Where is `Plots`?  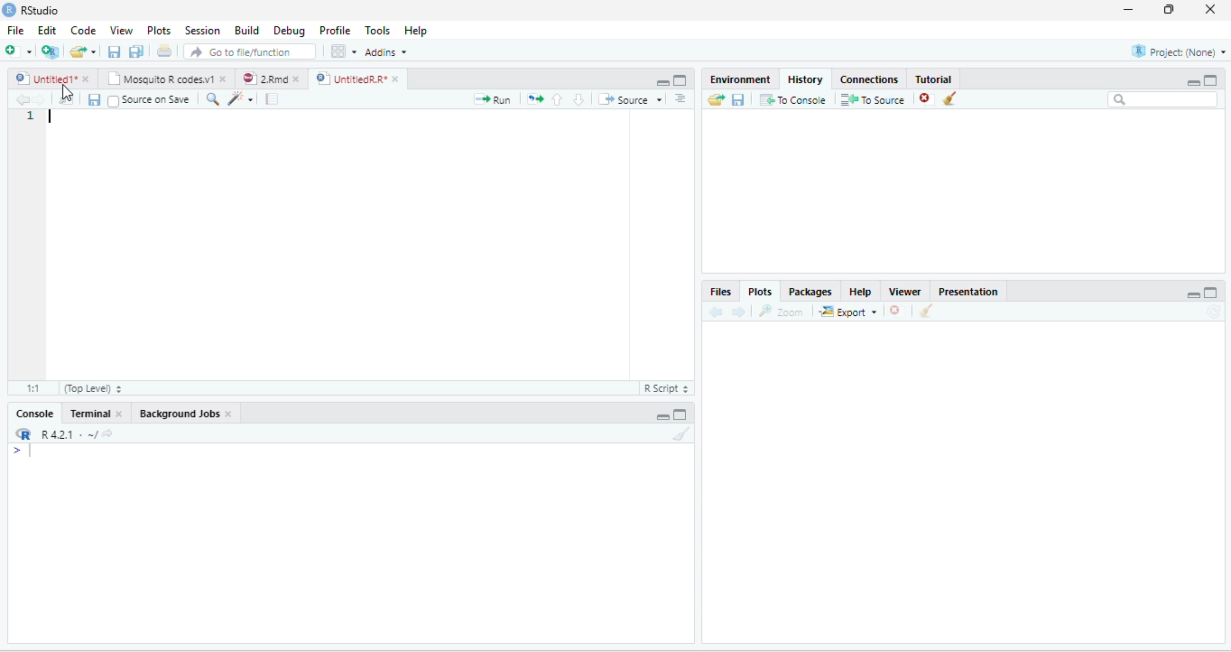
Plots is located at coordinates (159, 30).